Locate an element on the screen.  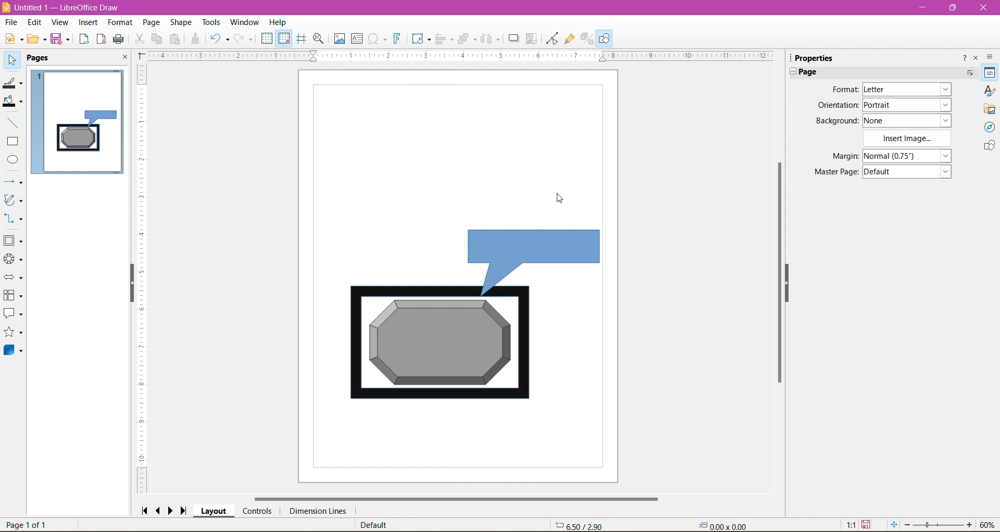
Insert Line is located at coordinates (14, 123).